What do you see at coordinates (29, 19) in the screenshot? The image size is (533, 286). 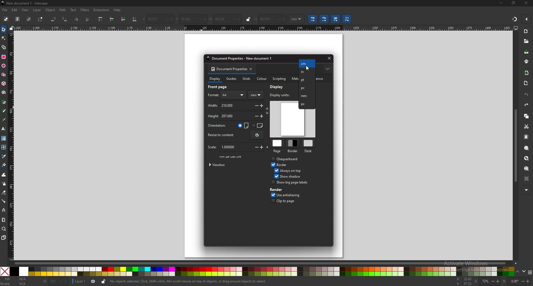 I see `deselect selected object` at bounding box center [29, 19].